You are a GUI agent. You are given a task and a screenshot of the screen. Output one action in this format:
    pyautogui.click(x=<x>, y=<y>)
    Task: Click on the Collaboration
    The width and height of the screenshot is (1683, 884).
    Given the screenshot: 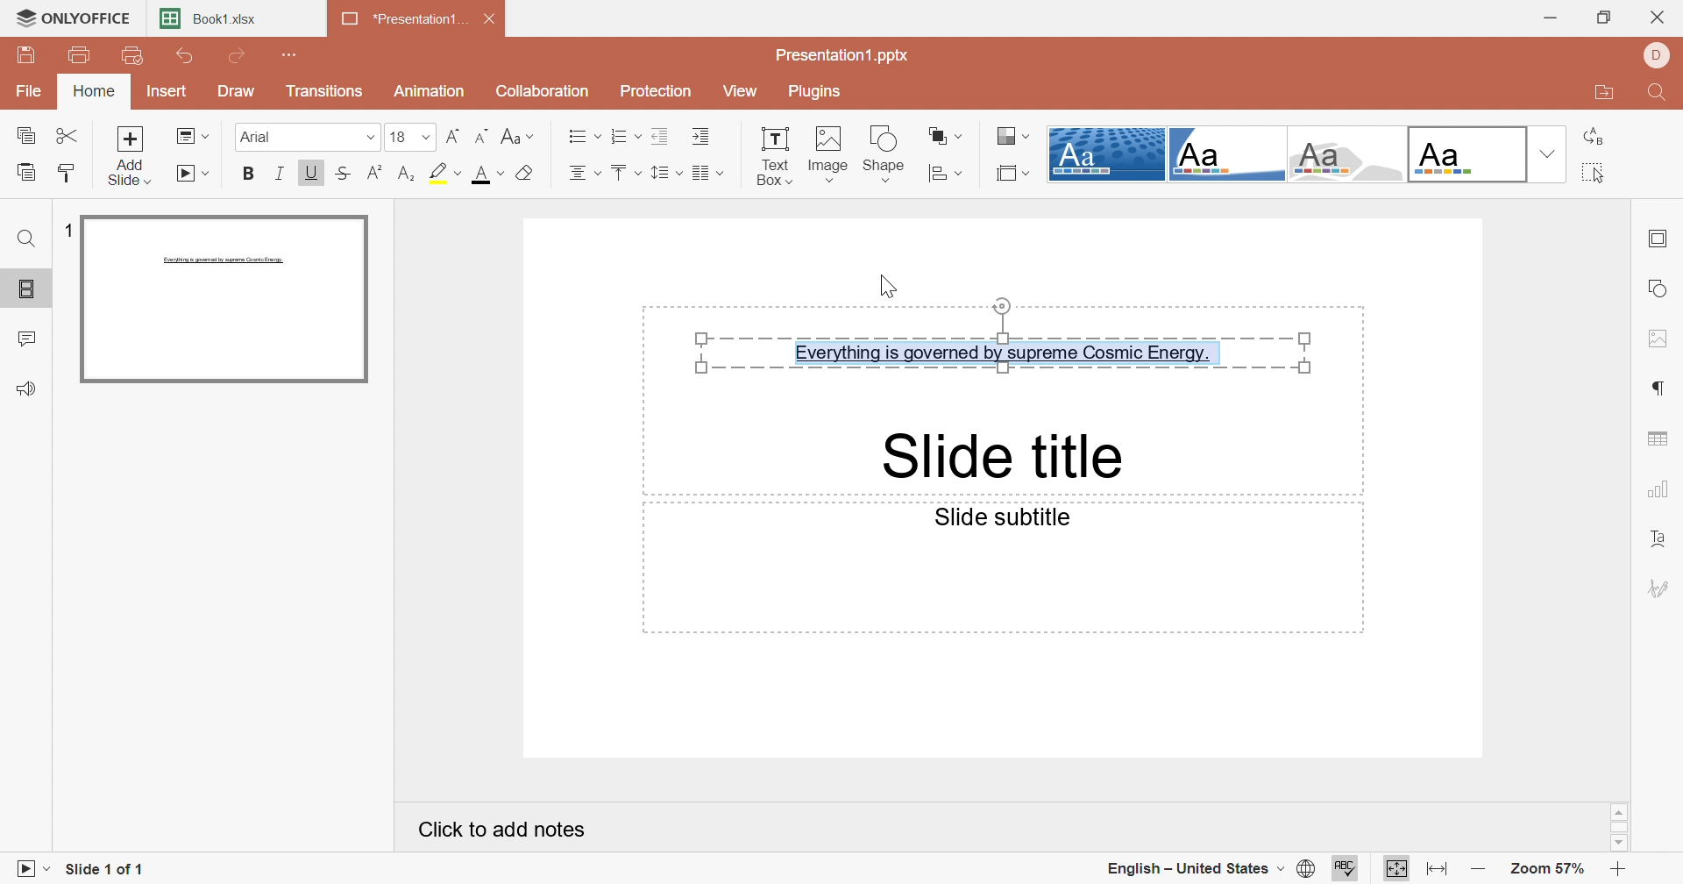 What is the action you would take?
    pyautogui.click(x=542, y=91)
    